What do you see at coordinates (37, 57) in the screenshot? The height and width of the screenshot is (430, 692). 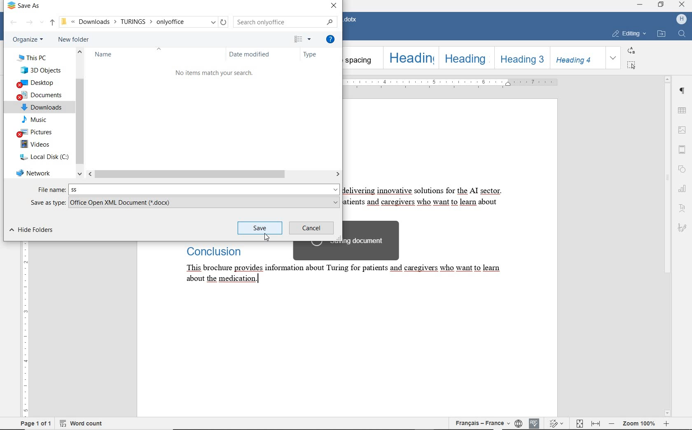 I see `THIS PC` at bounding box center [37, 57].